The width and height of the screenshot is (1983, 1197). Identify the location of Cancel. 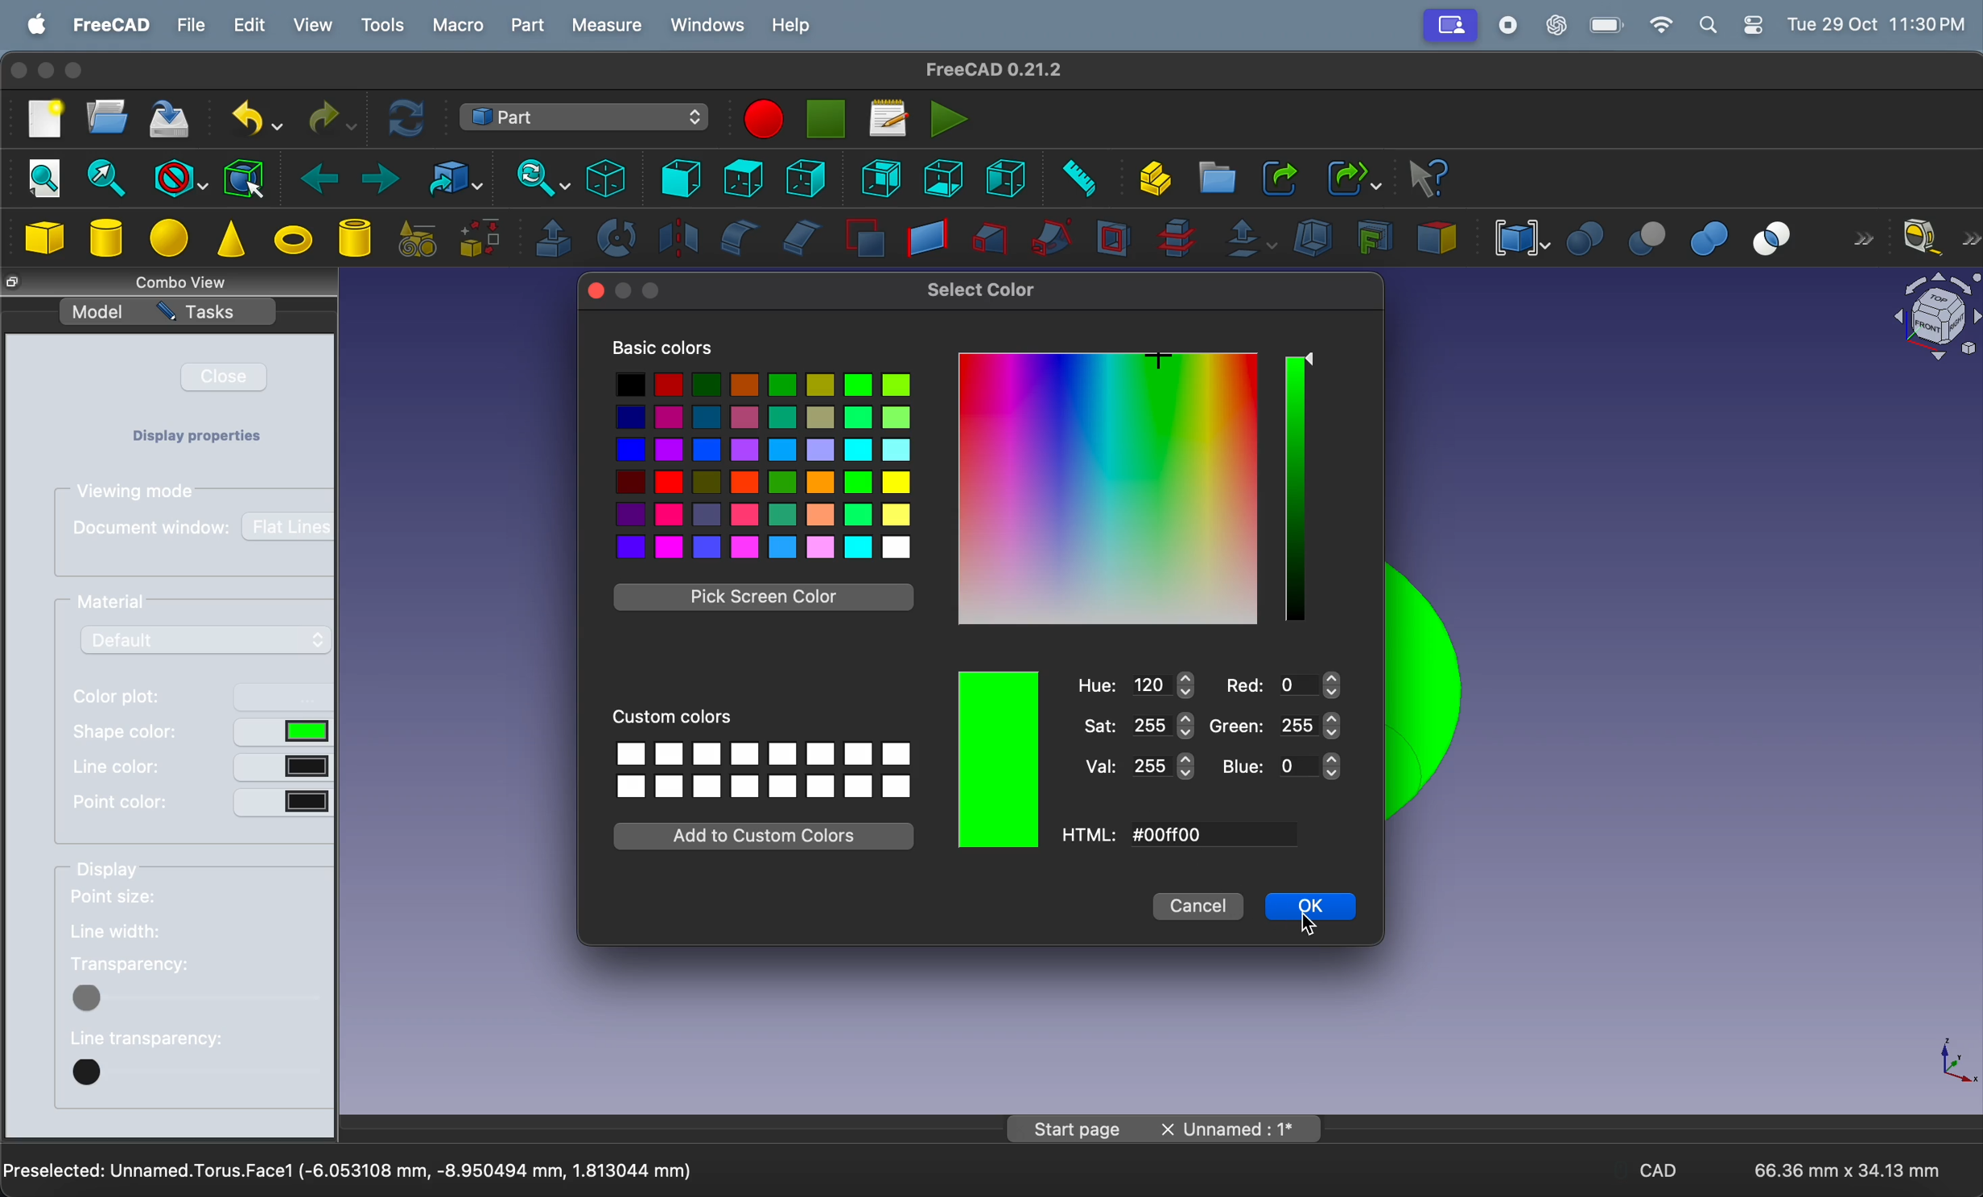
(1205, 907).